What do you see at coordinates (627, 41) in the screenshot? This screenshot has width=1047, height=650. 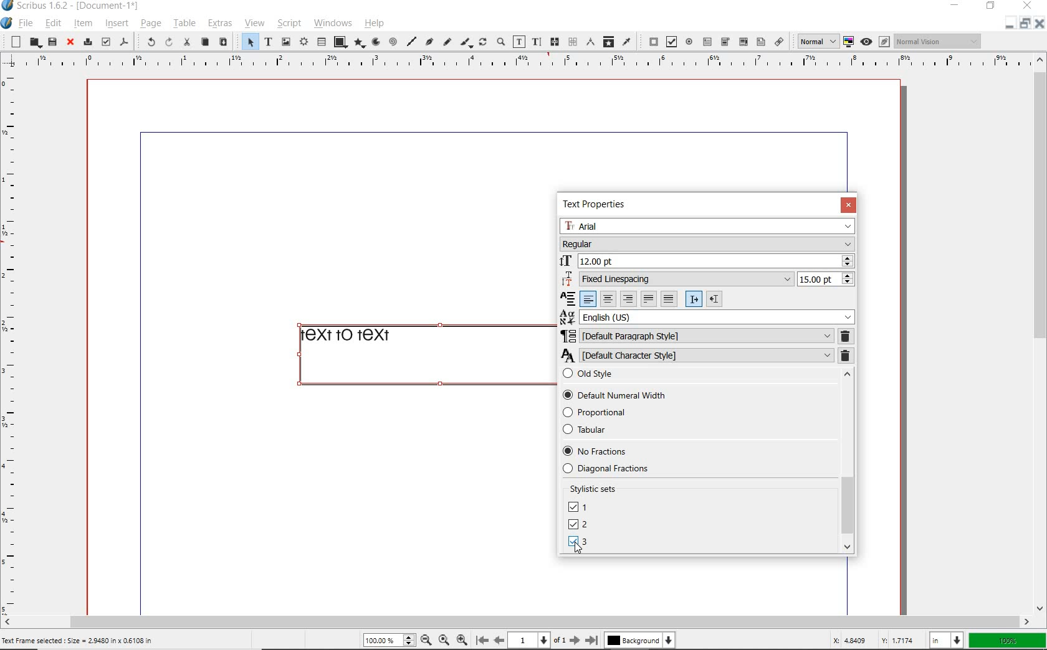 I see `eye dropper` at bounding box center [627, 41].